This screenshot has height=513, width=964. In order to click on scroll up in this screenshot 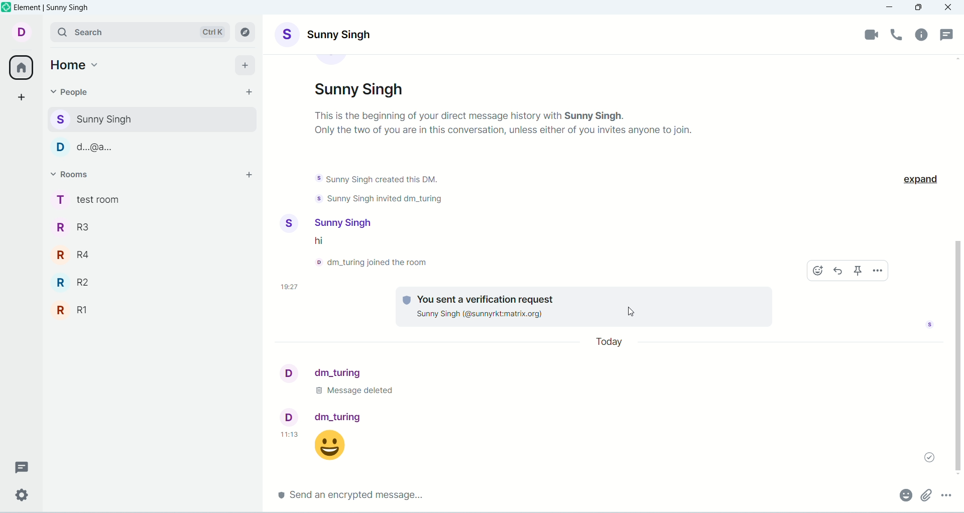, I will do `click(958, 59)`.